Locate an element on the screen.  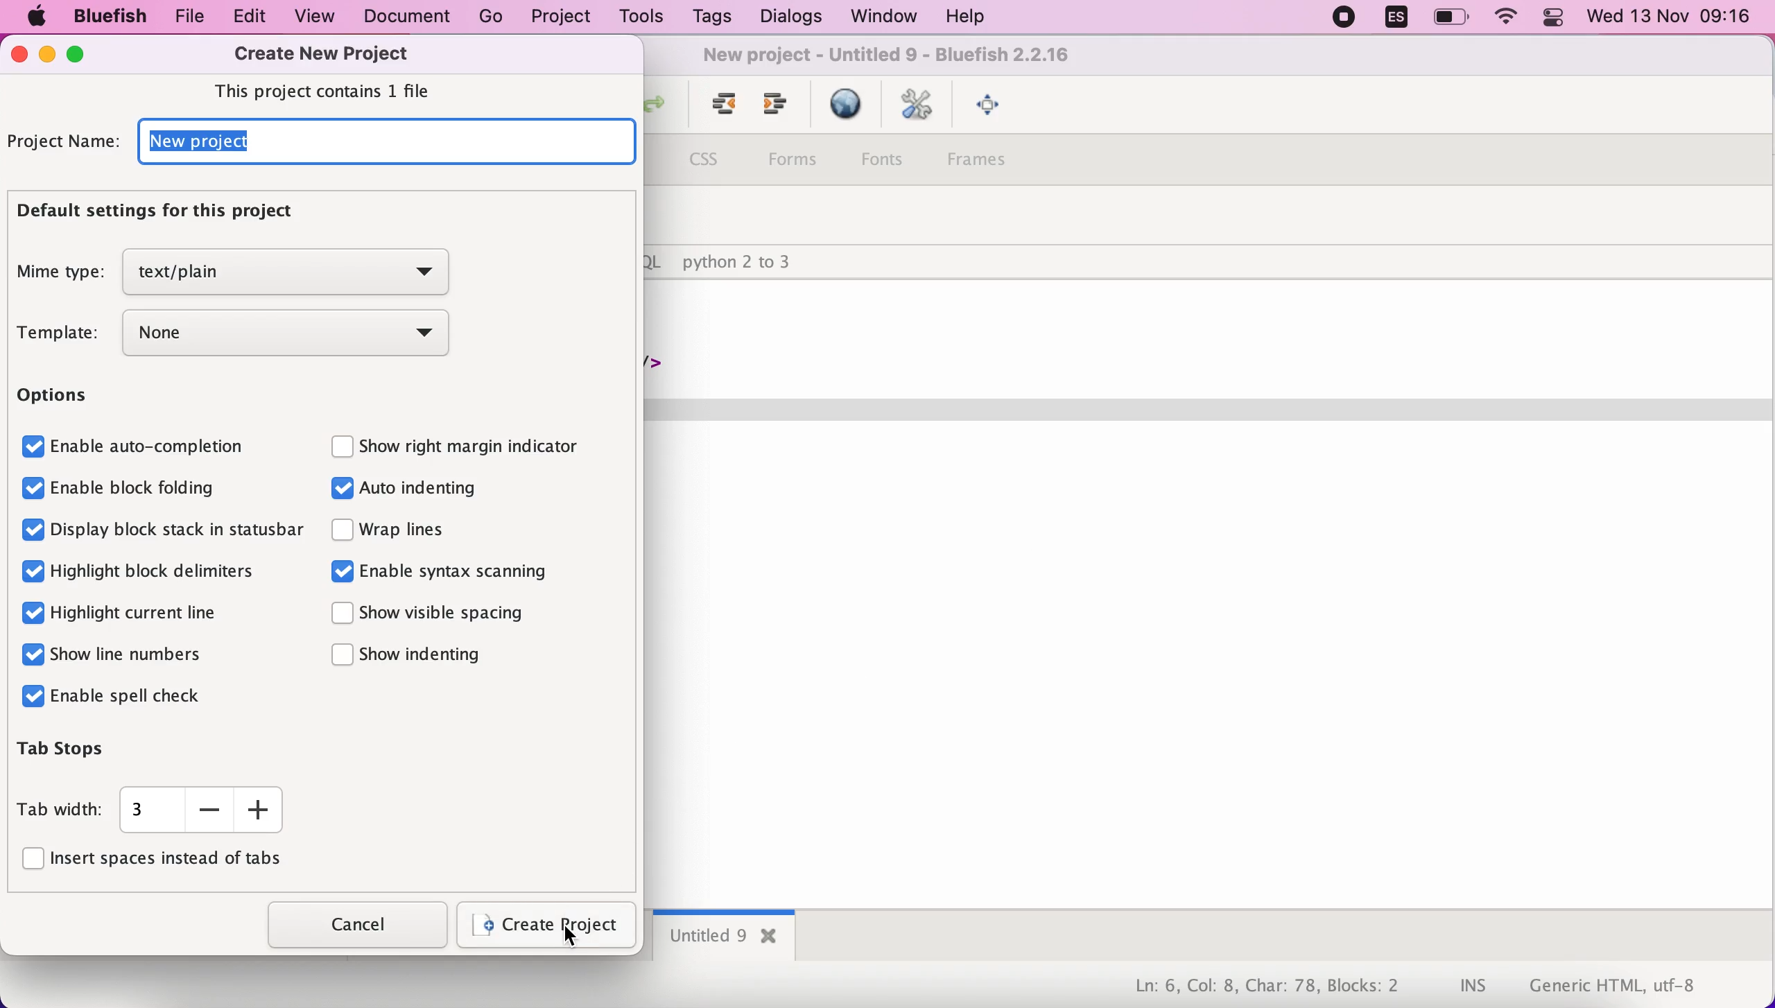
help is located at coordinates (965, 18).